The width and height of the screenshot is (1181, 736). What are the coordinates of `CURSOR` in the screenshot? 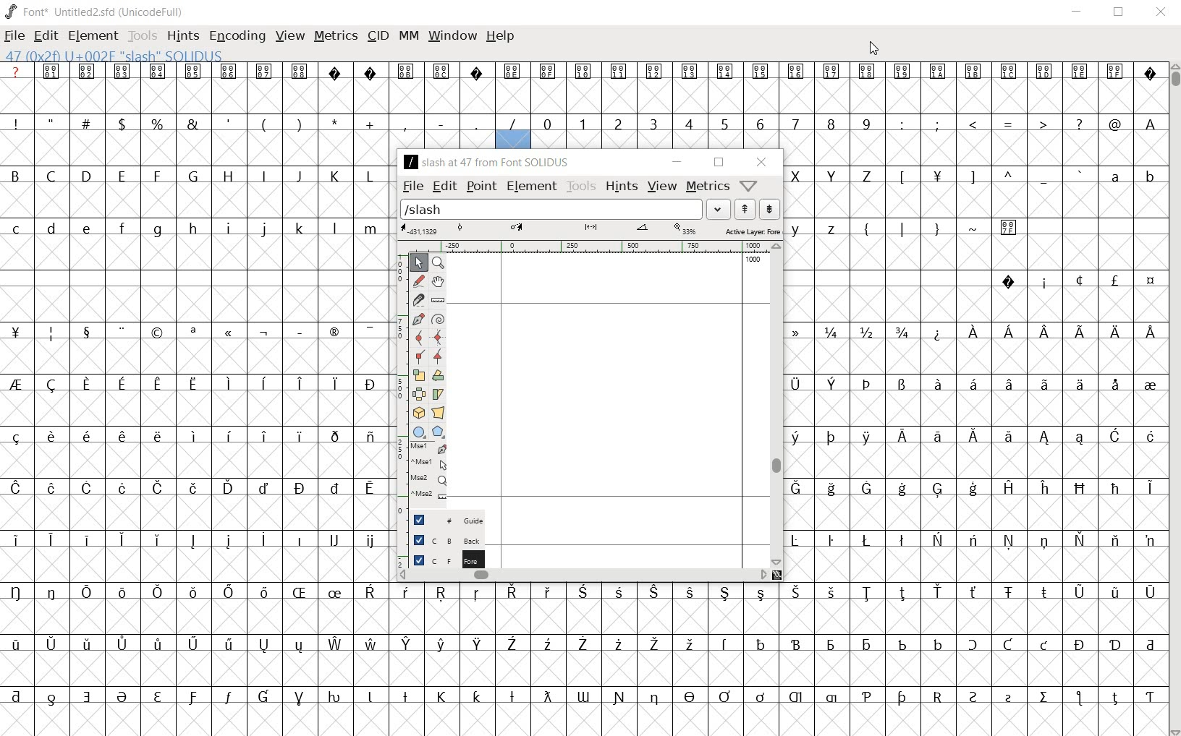 It's located at (1174, 400).